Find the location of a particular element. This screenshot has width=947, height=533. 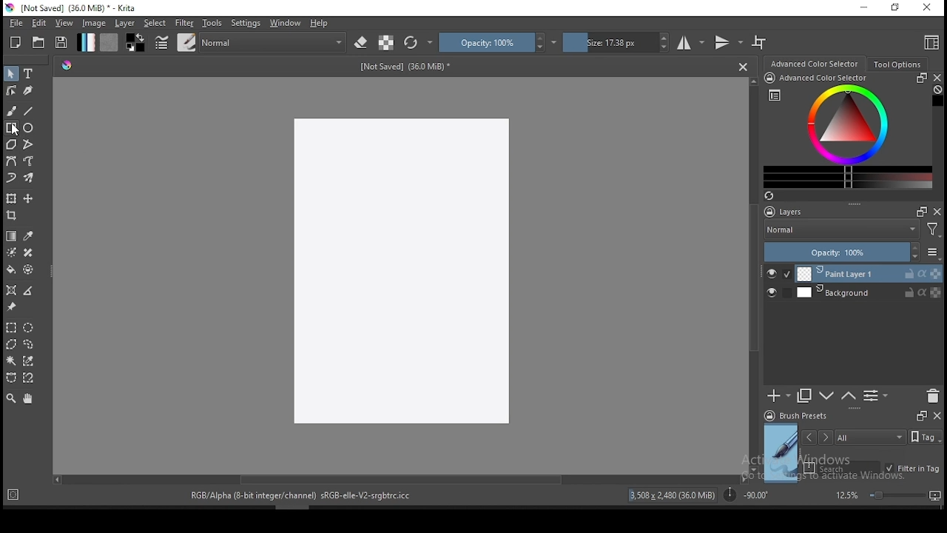

elliptical selection tool is located at coordinates (28, 328).